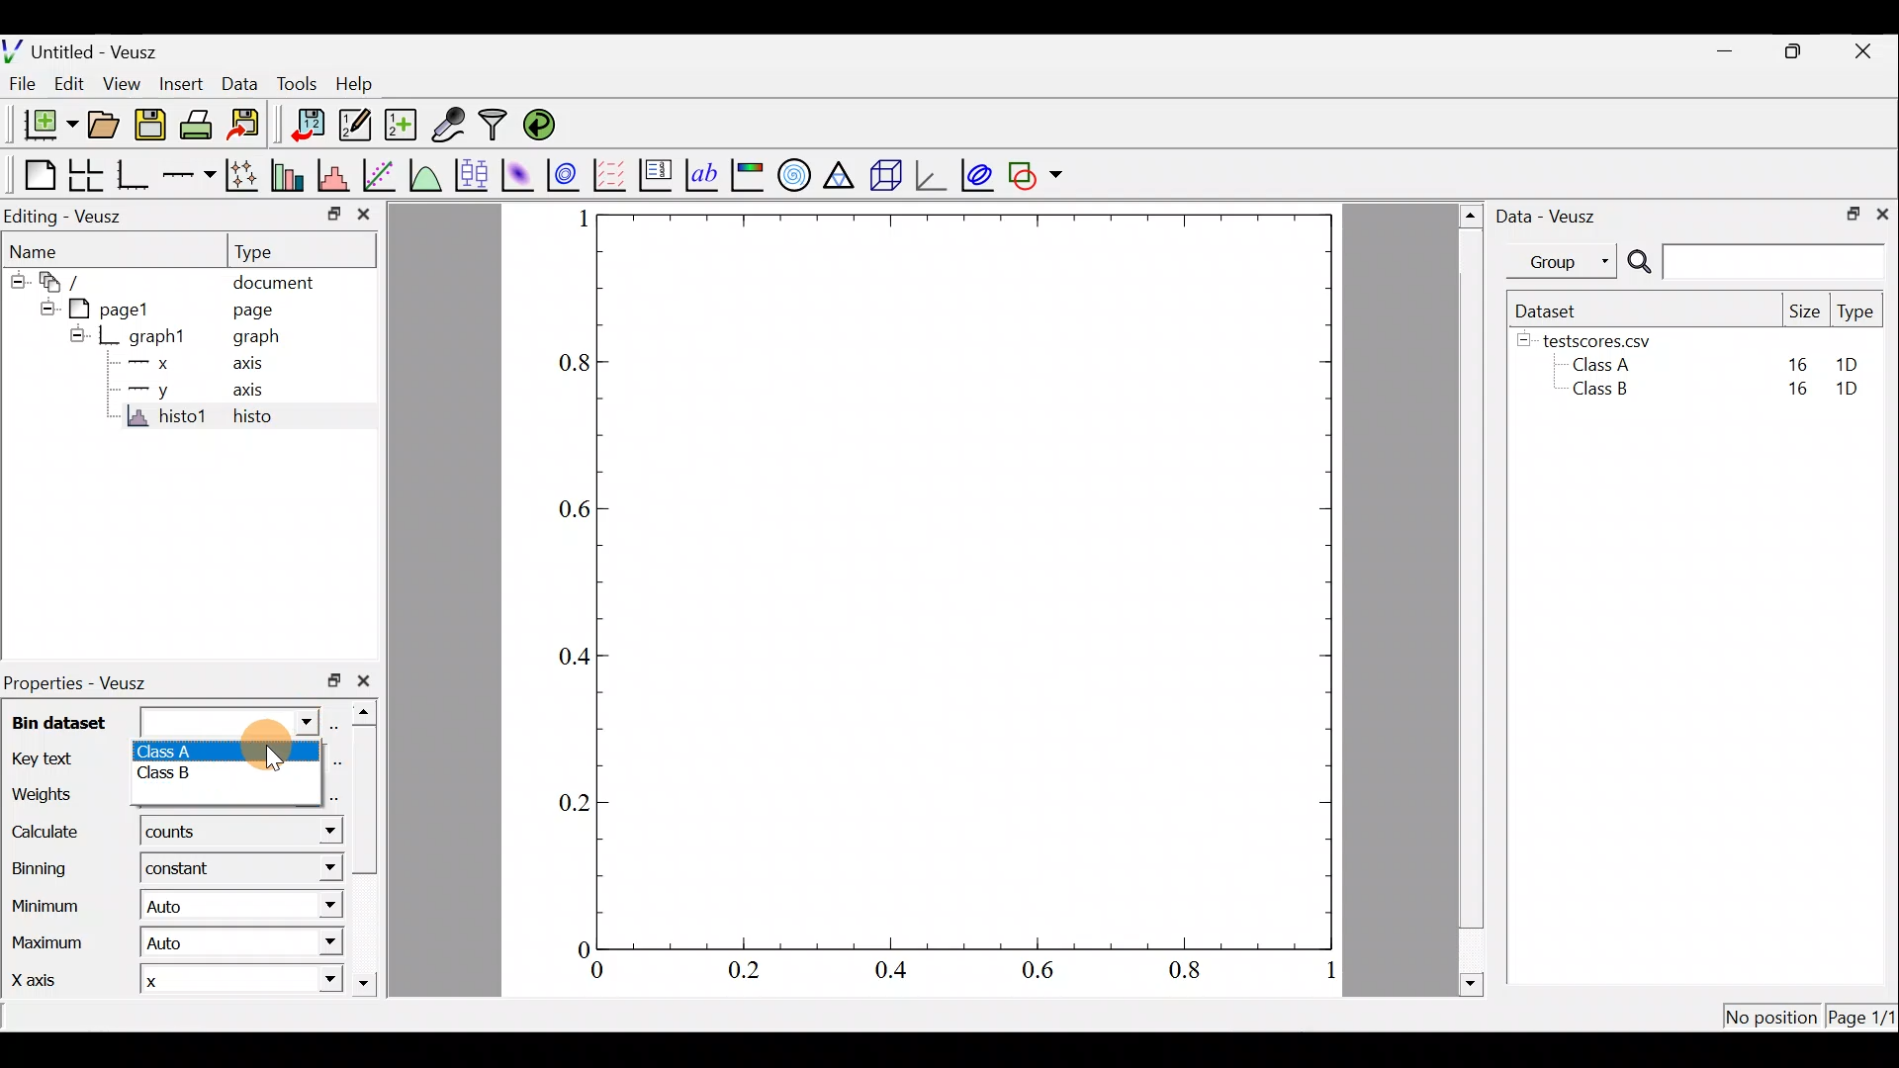 The image size is (1899, 1068). I want to click on 0.2, so click(569, 799).